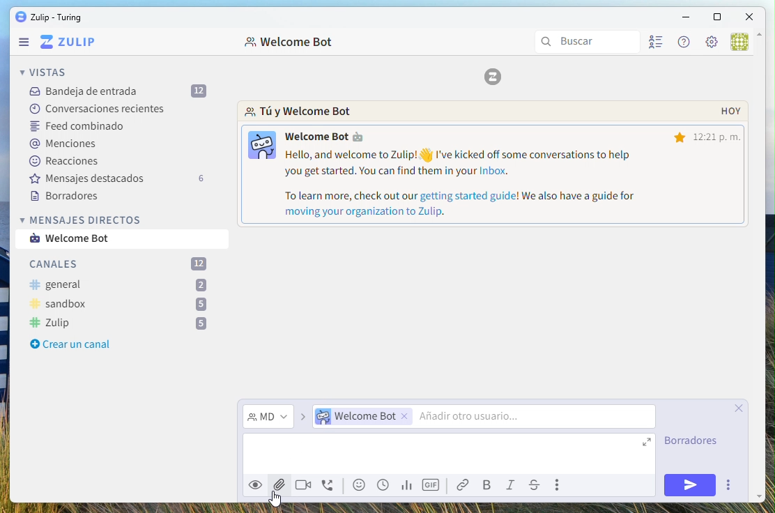 This screenshot has height=513, width=775. What do you see at coordinates (695, 443) in the screenshot?
I see `Draftss` at bounding box center [695, 443].